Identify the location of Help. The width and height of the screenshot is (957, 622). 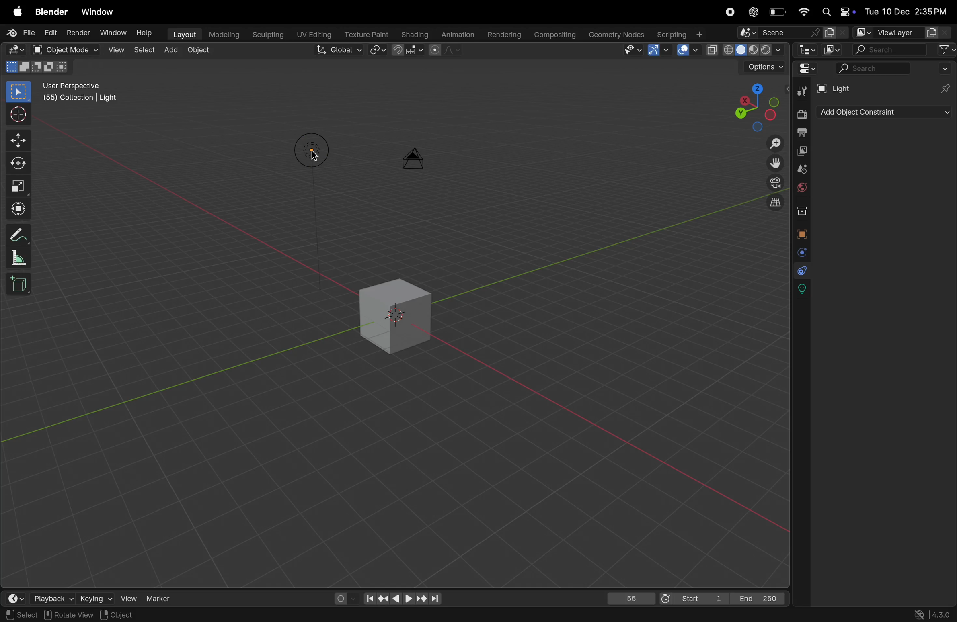
(145, 34).